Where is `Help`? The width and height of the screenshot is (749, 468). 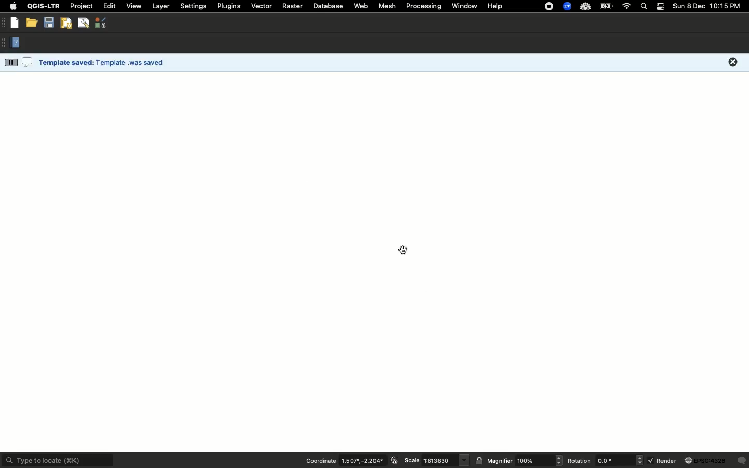 Help is located at coordinates (497, 5).